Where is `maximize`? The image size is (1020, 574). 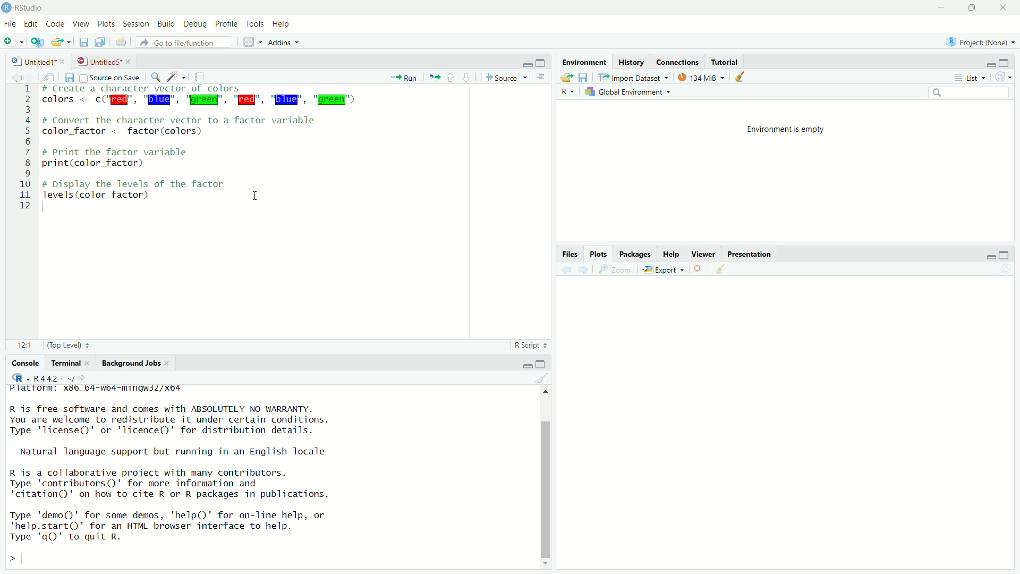 maximize is located at coordinates (974, 7).